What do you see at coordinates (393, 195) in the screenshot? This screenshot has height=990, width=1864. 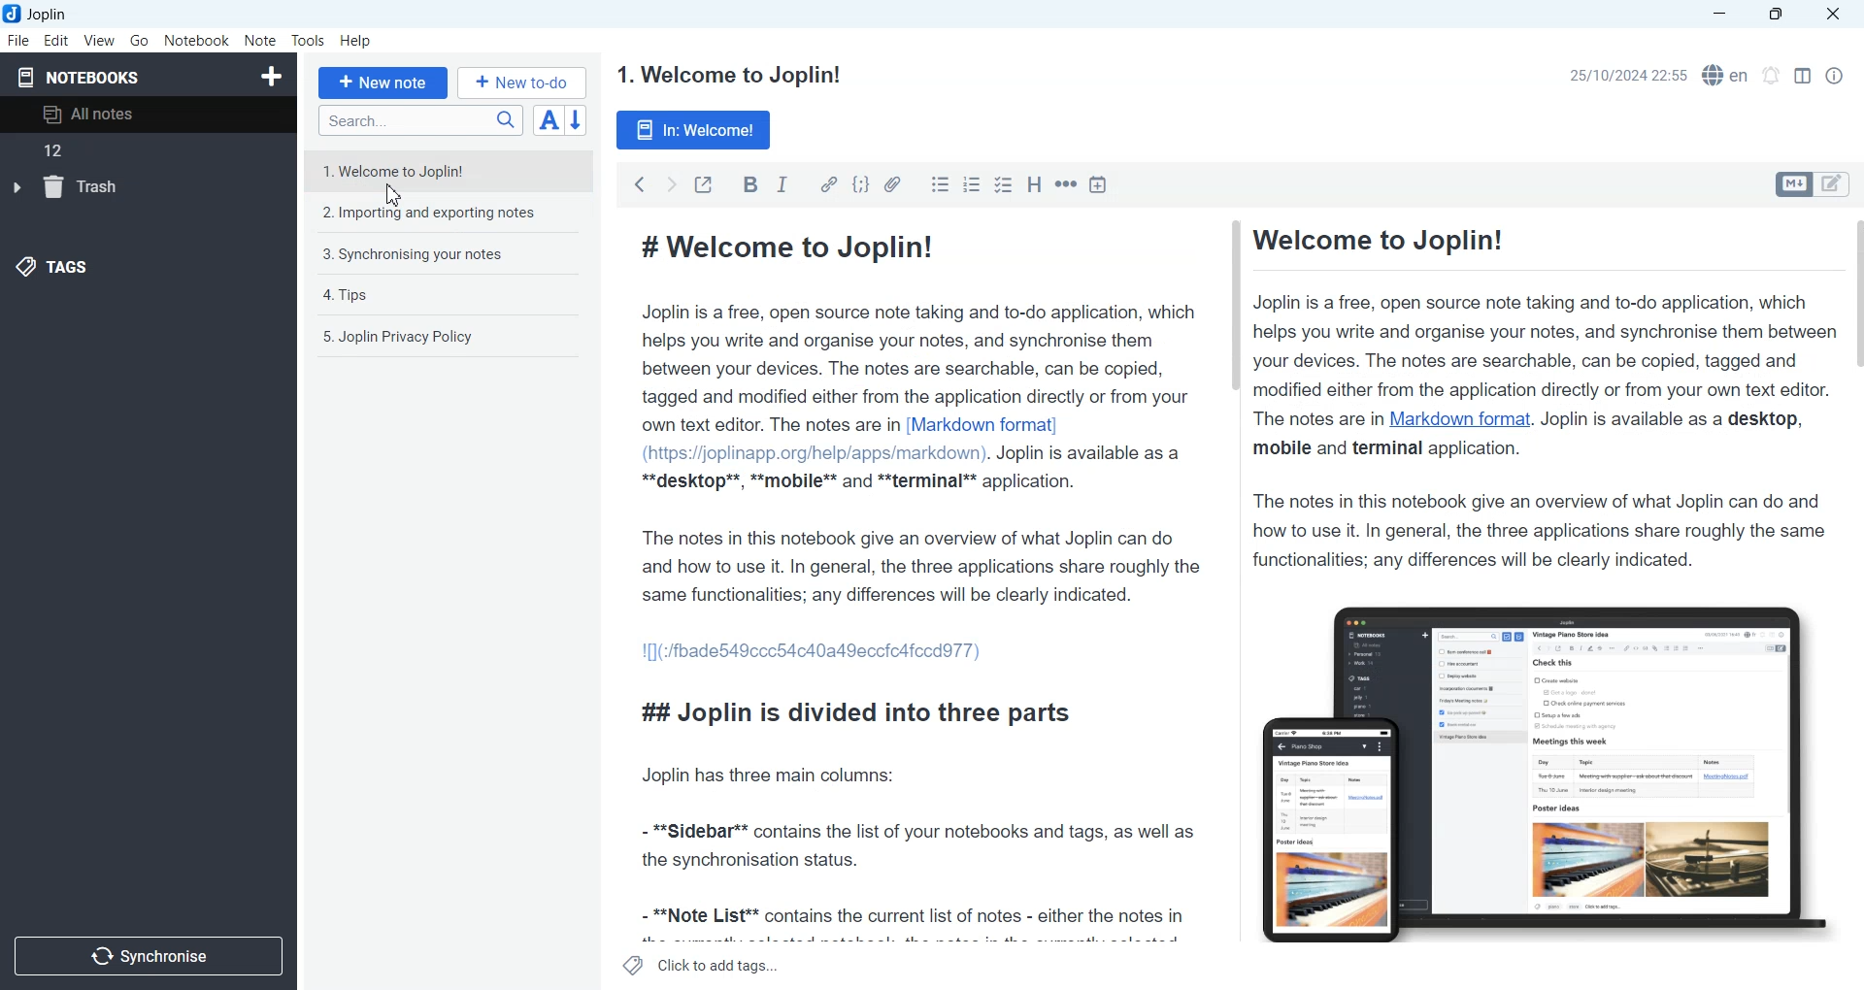 I see `Cursor` at bounding box center [393, 195].